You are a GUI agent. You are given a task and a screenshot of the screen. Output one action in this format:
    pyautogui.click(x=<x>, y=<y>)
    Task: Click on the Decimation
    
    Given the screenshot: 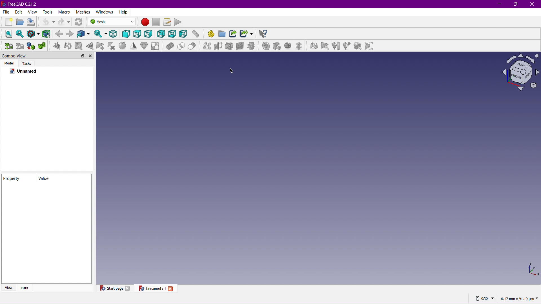 What is the action you would take?
    pyautogui.click(x=143, y=46)
    